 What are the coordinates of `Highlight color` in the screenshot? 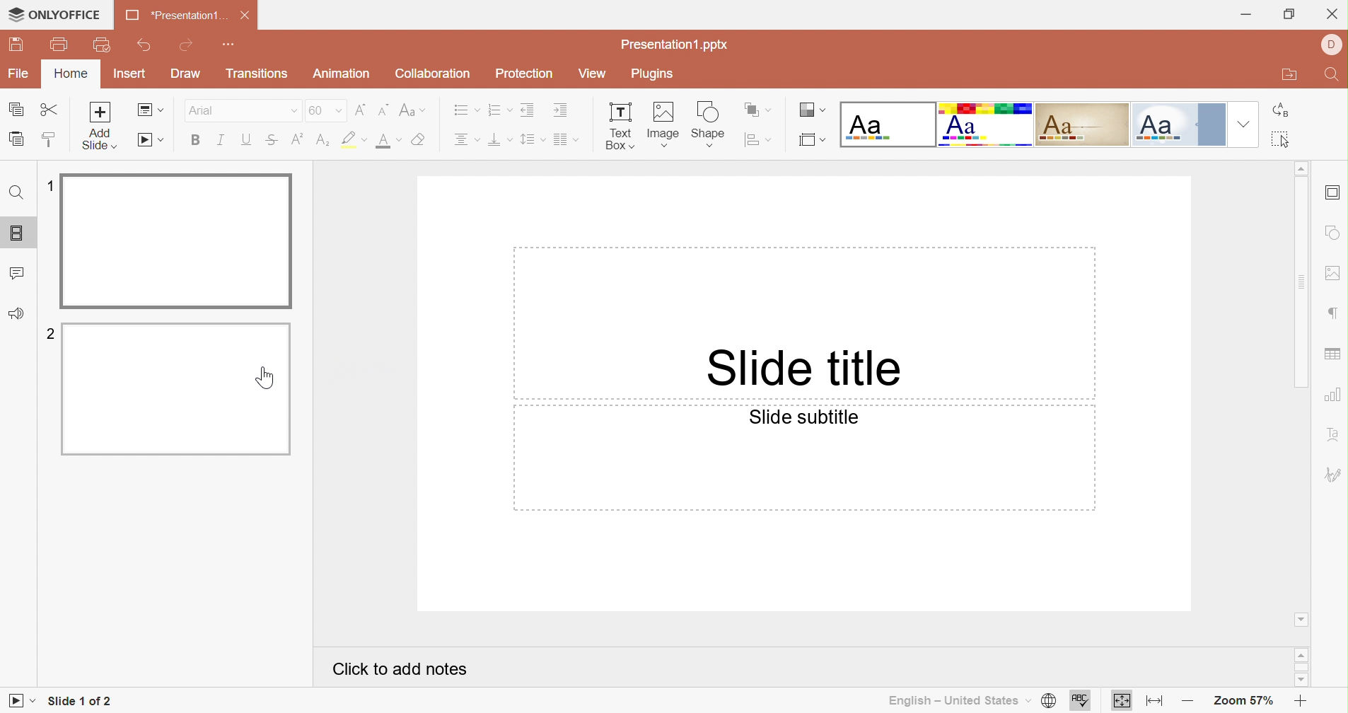 It's located at (355, 139).